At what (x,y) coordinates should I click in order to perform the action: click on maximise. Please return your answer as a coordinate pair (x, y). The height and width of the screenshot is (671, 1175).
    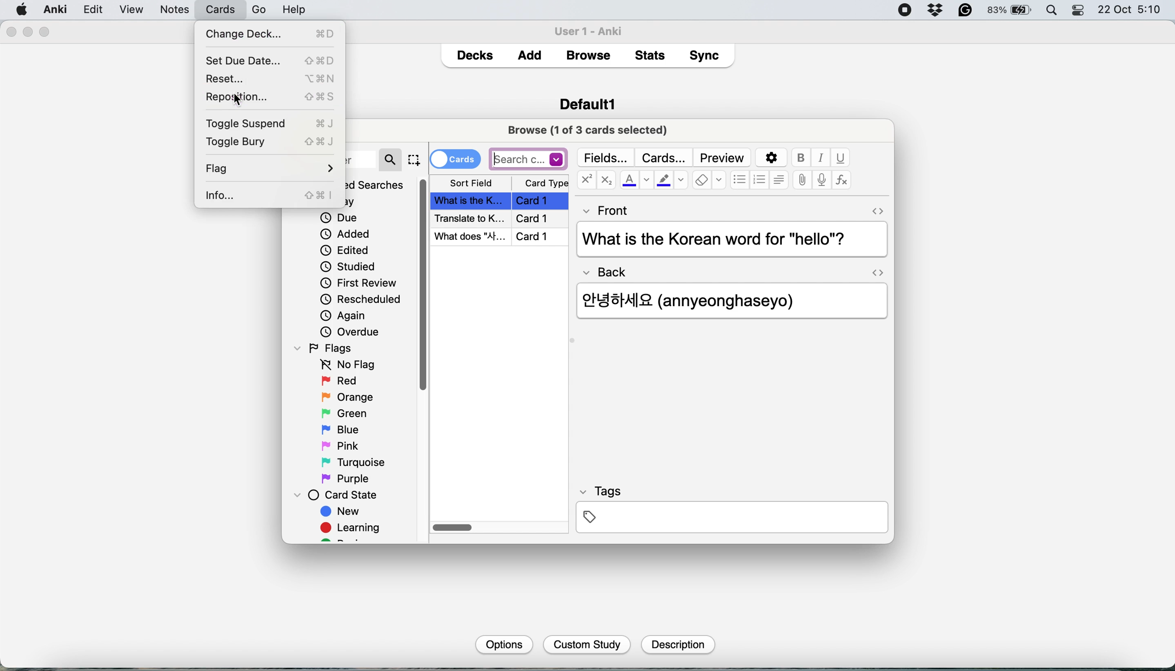
    Looking at the image, I should click on (45, 32).